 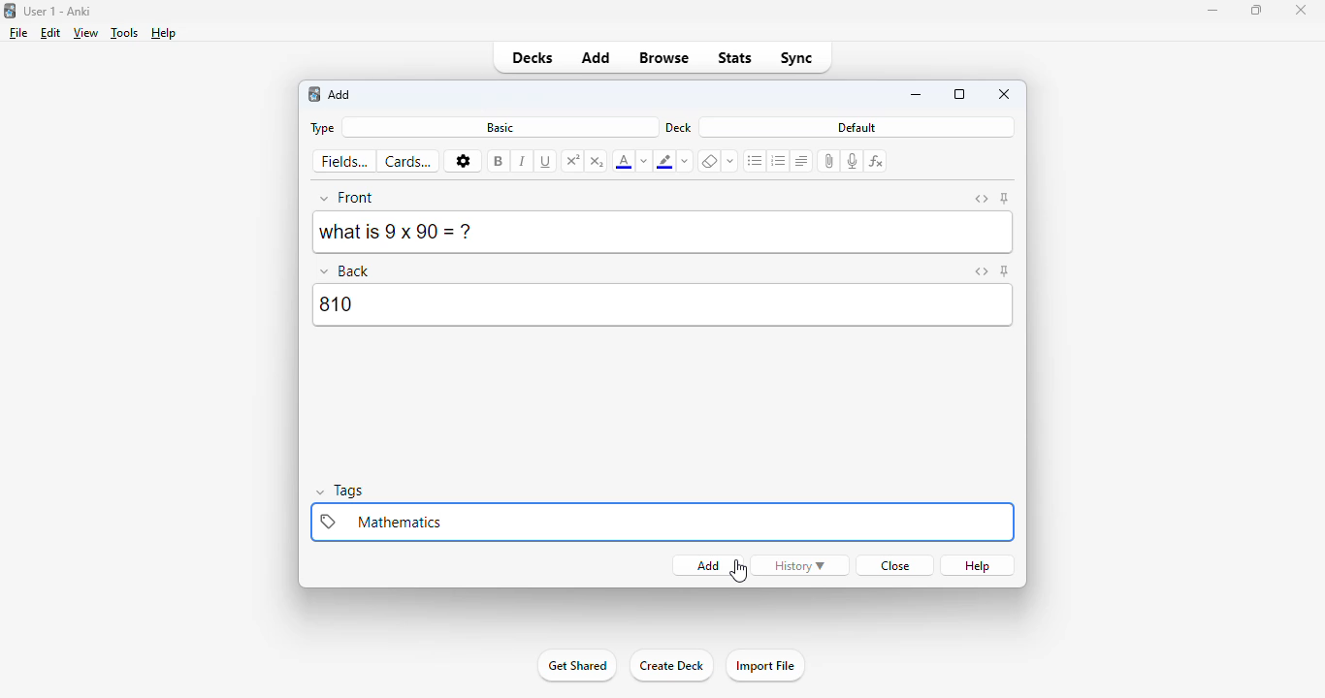 I want to click on minimize, so click(x=918, y=96).